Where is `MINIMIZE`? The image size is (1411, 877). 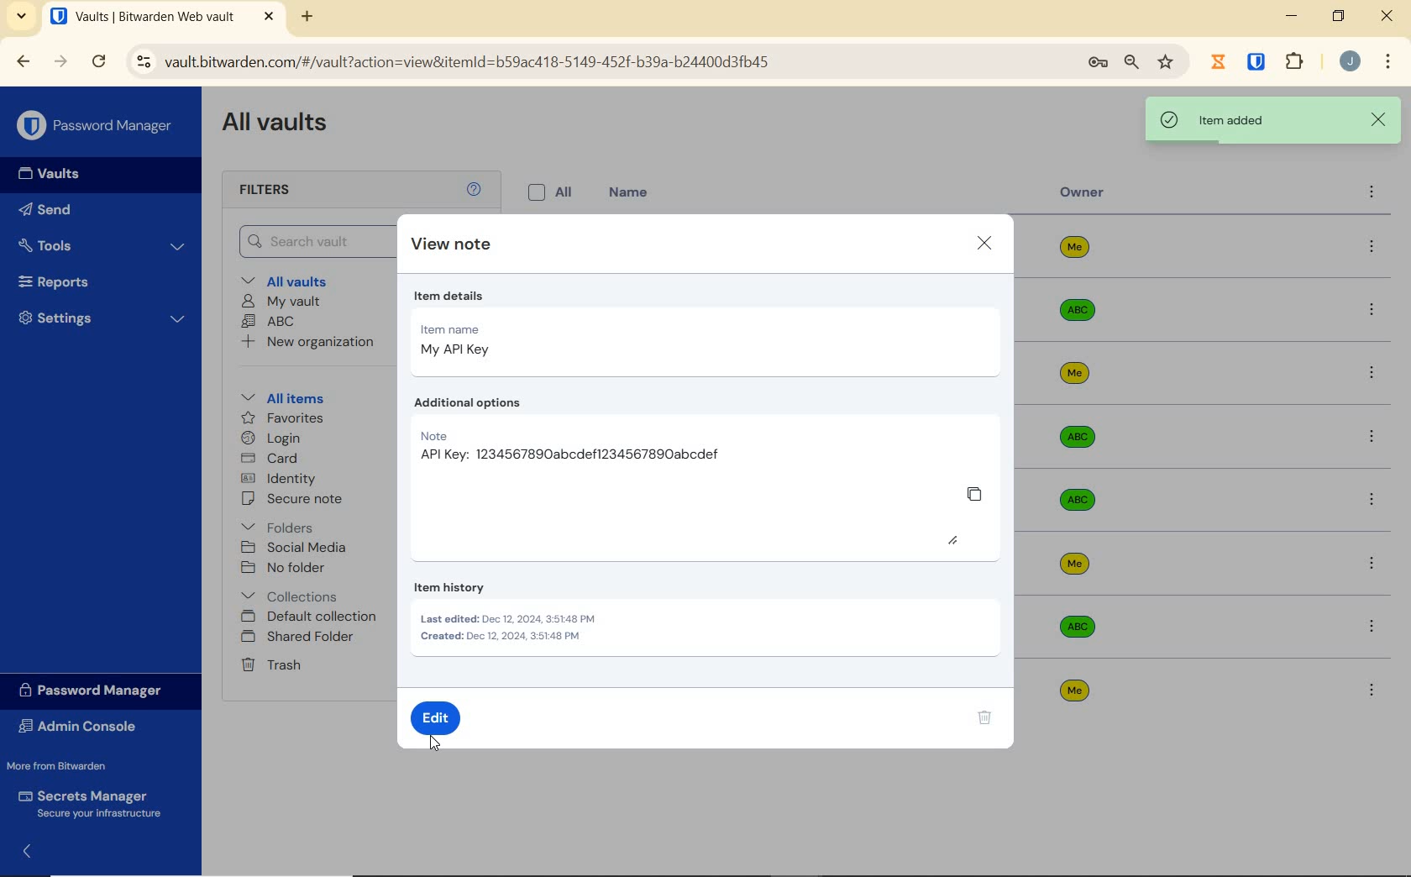 MINIMIZE is located at coordinates (1293, 17).